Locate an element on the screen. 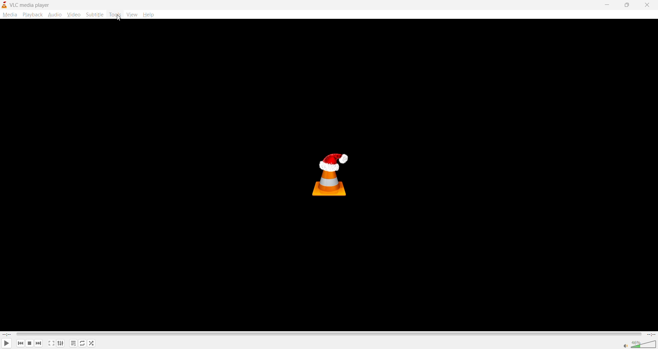 This screenshot has height=349, width=658. view is located at coordinates (132, 13).